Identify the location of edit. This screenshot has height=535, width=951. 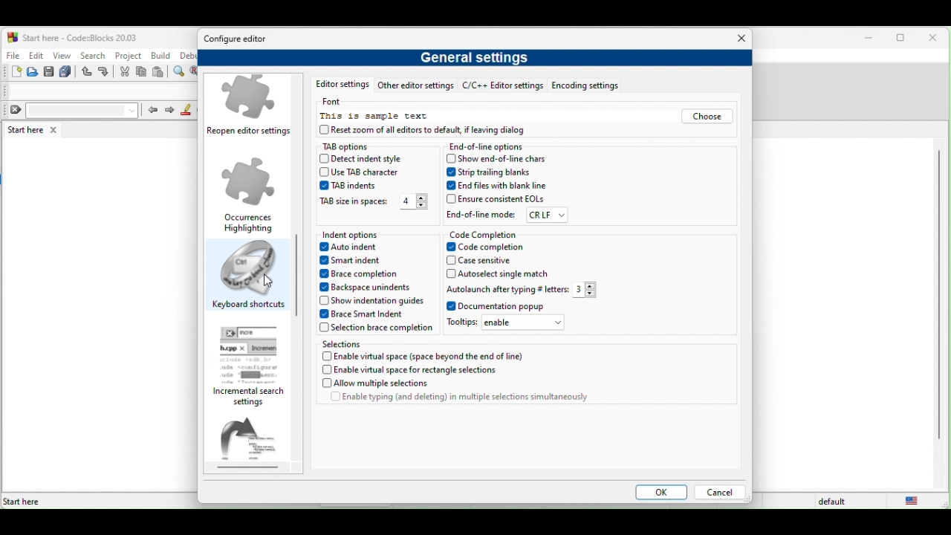
(36, 55).